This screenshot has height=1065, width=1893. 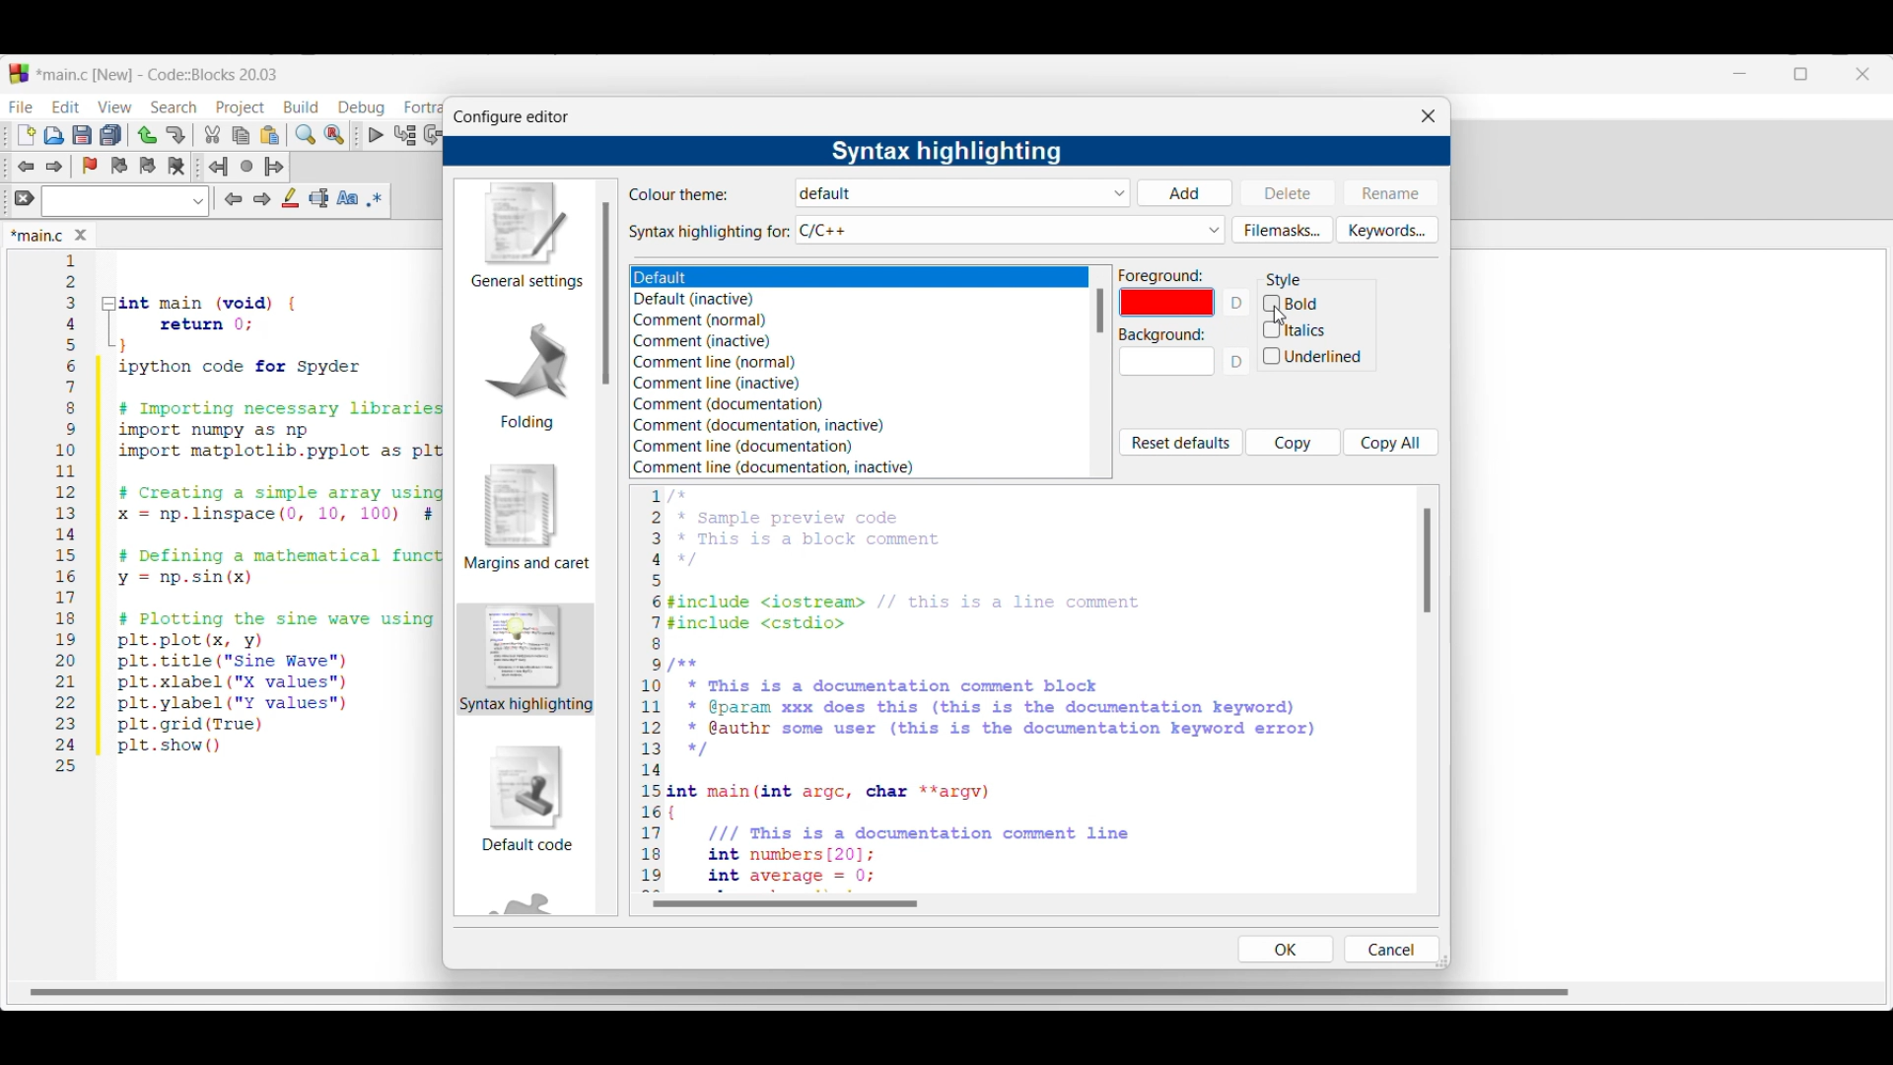 I want to click on Change dimension, so click(x=1442, y=960).